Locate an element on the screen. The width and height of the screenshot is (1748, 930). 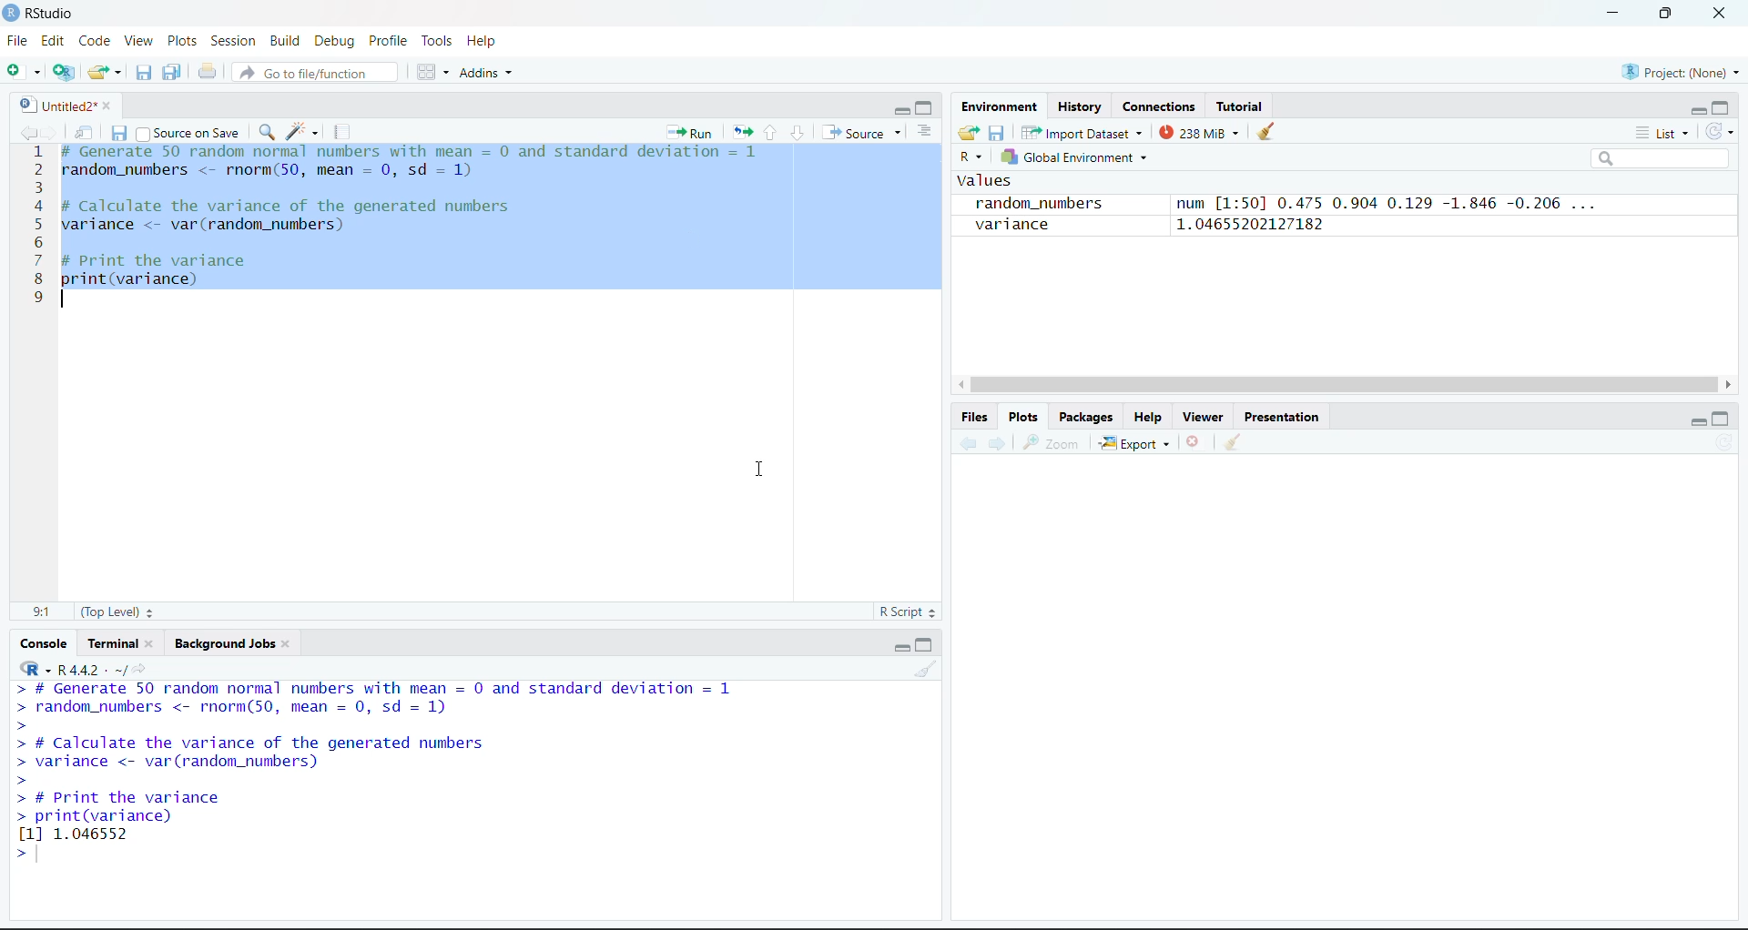
line numbering  is located at coordinates (37, 227).